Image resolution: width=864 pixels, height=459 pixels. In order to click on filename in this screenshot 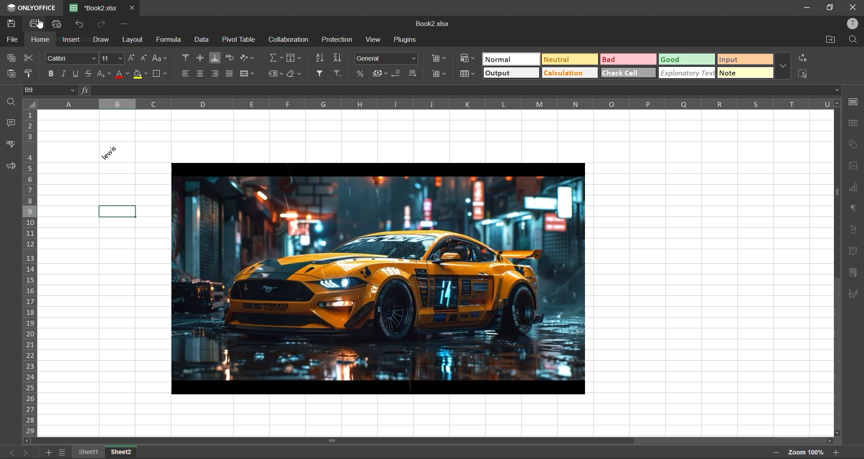, I will do `click(431, 24)`.